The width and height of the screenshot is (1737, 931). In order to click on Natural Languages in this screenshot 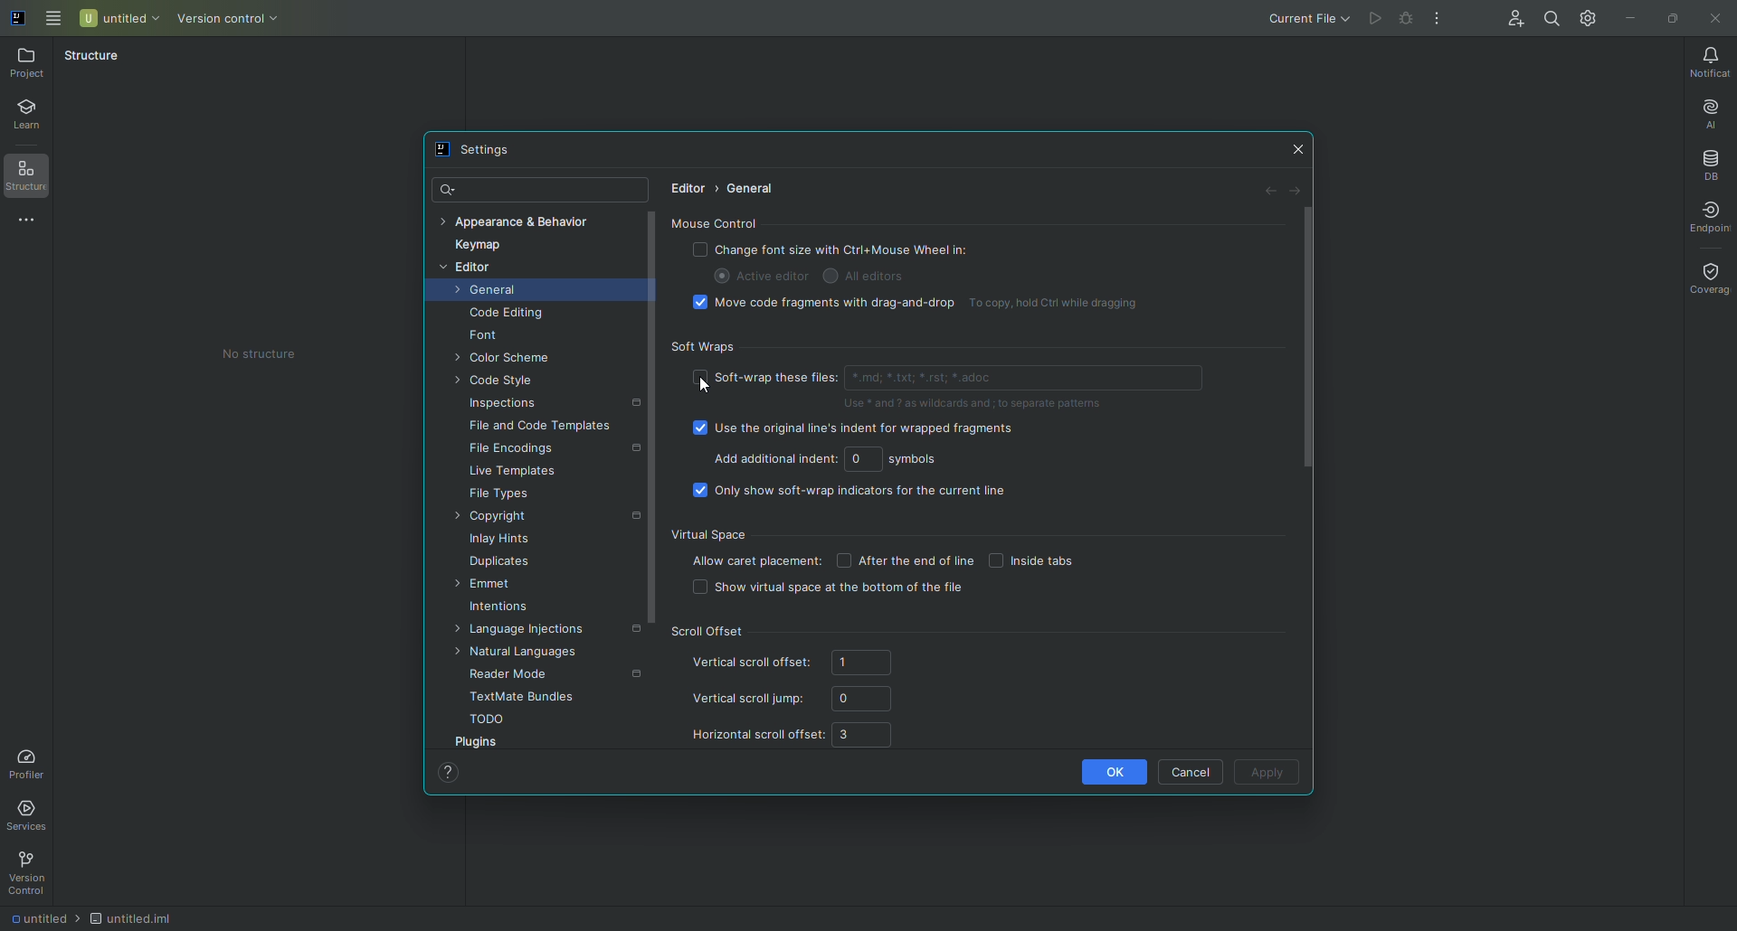, I will do `click(526, 653)`.